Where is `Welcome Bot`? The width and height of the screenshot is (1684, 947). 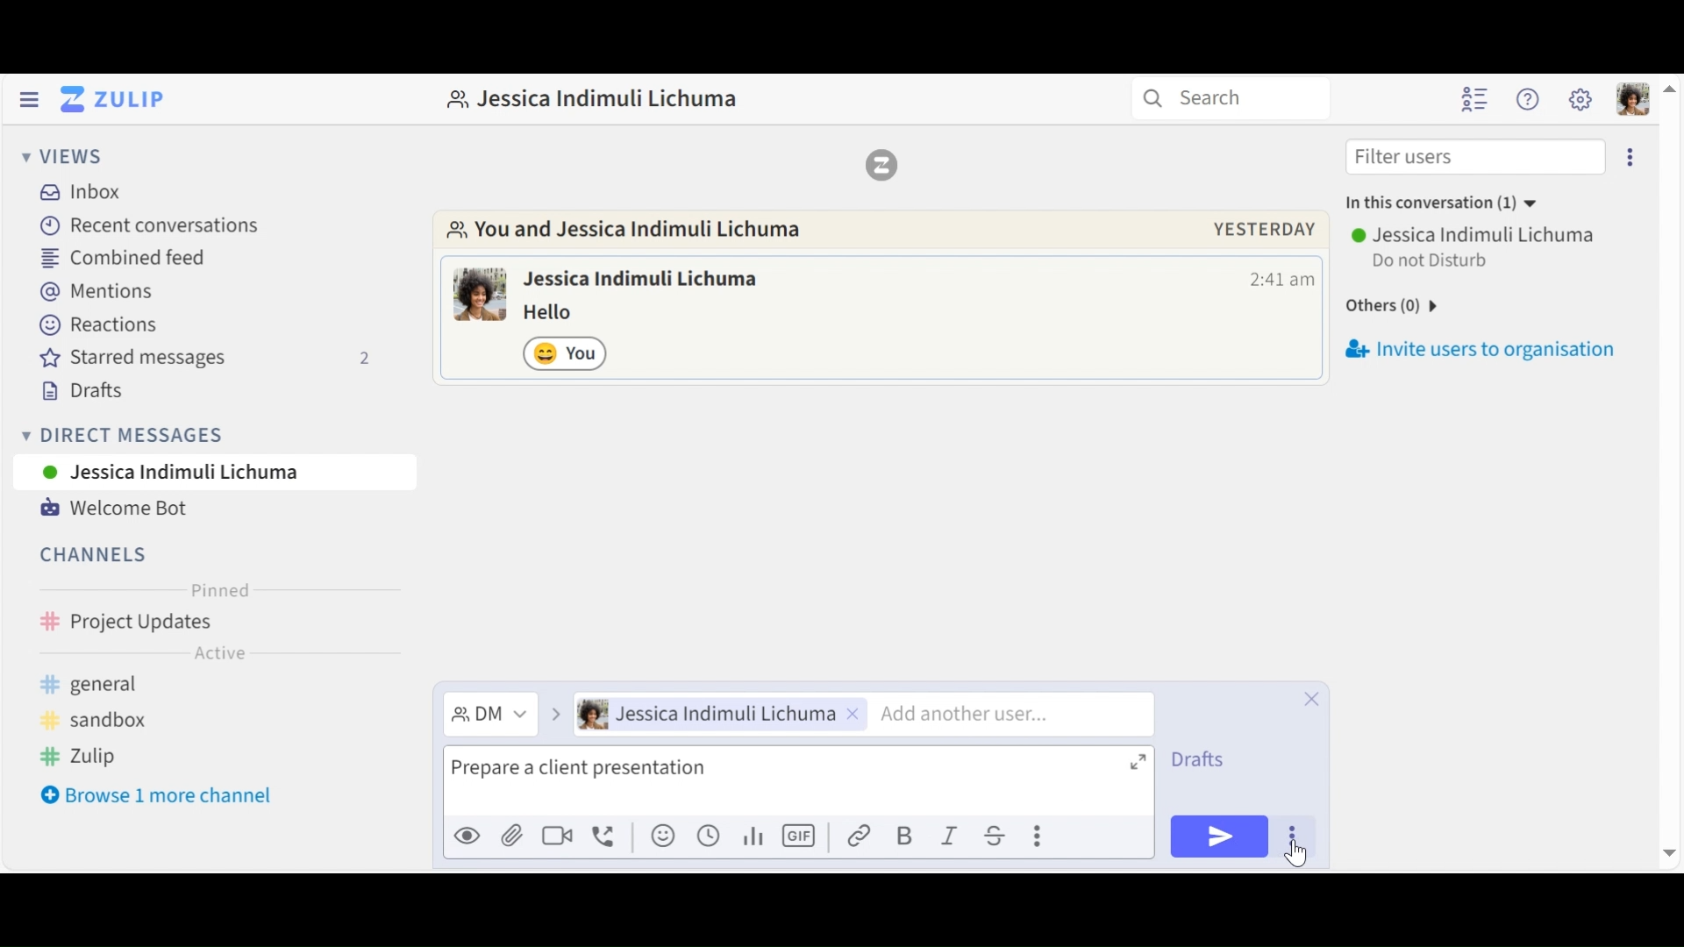
Welcome Bot is located at coordinates (113, 509).